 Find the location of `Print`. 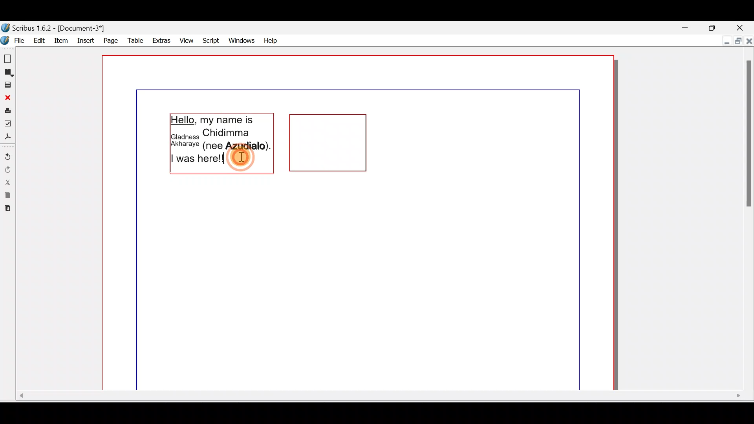

Print is located at coordinates (7, 110).